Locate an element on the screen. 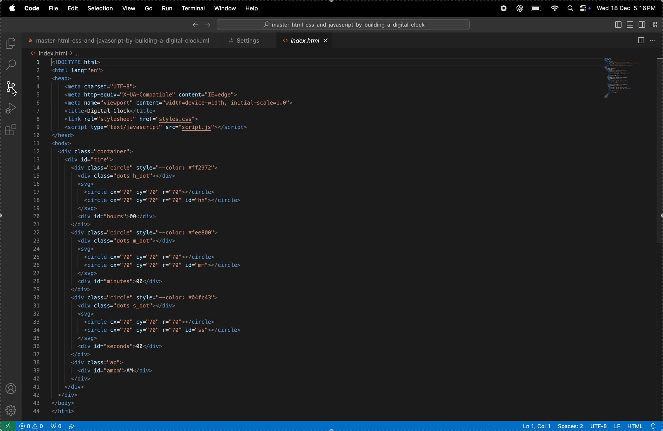 The width and height of the screenshot is (663, 431). <head> is located at coordinates (62, 78).